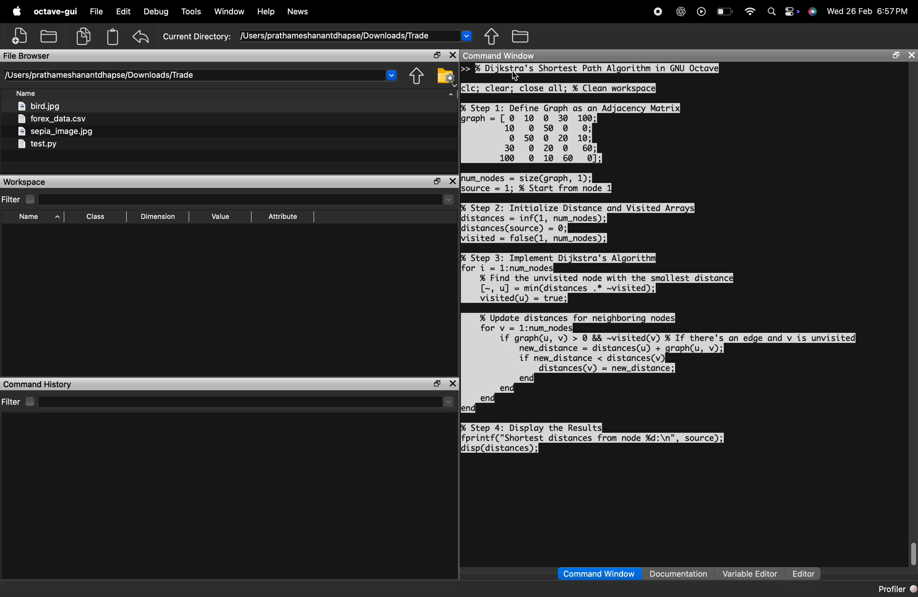 The image size is (918, 597). What do you see at coordinates (436, 56) in the screenshot?
I see `maximize` at bounding box center [436, 56].